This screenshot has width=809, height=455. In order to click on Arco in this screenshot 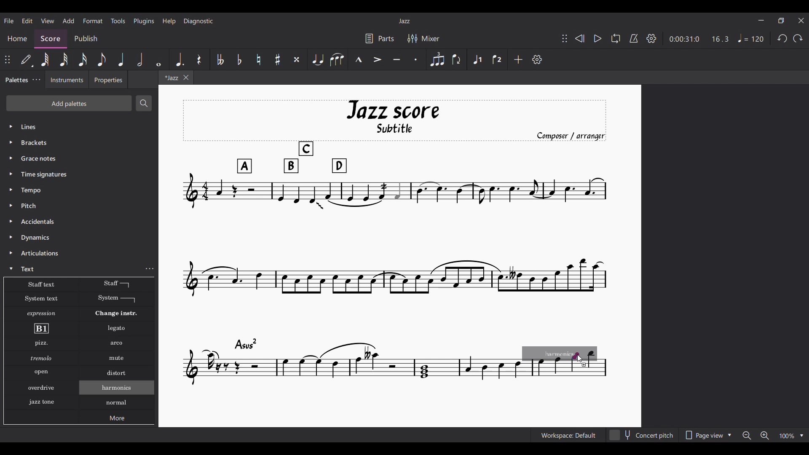, I will do `click(117, 343)`.